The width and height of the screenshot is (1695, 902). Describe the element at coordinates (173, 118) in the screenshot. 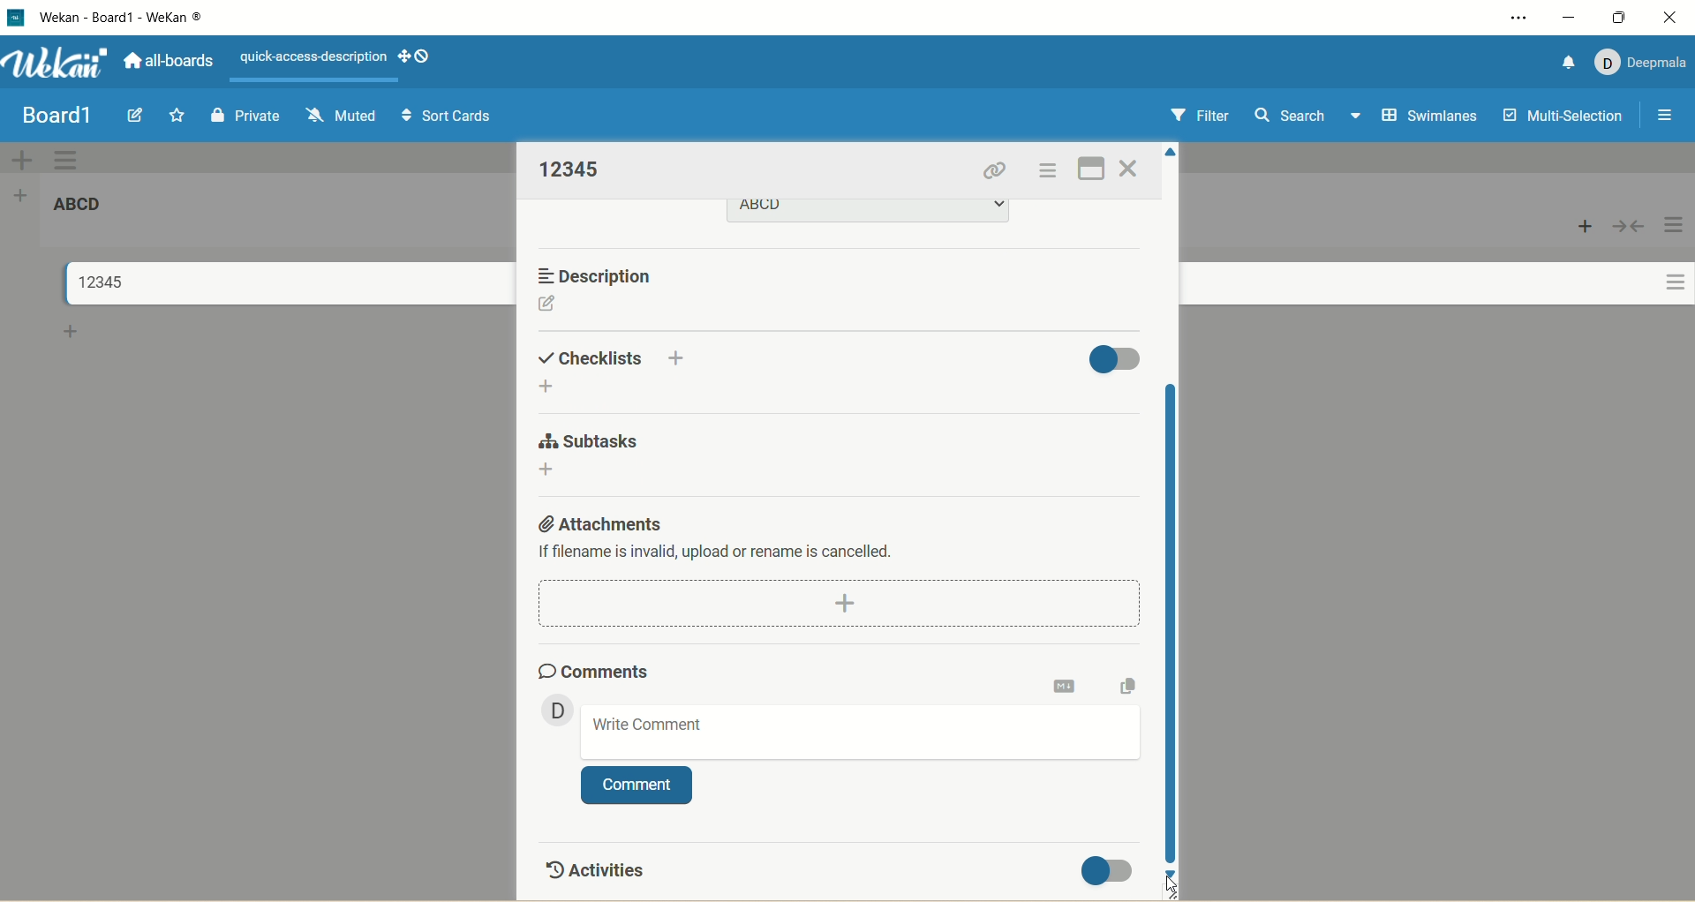

I see `favorite` at that location.